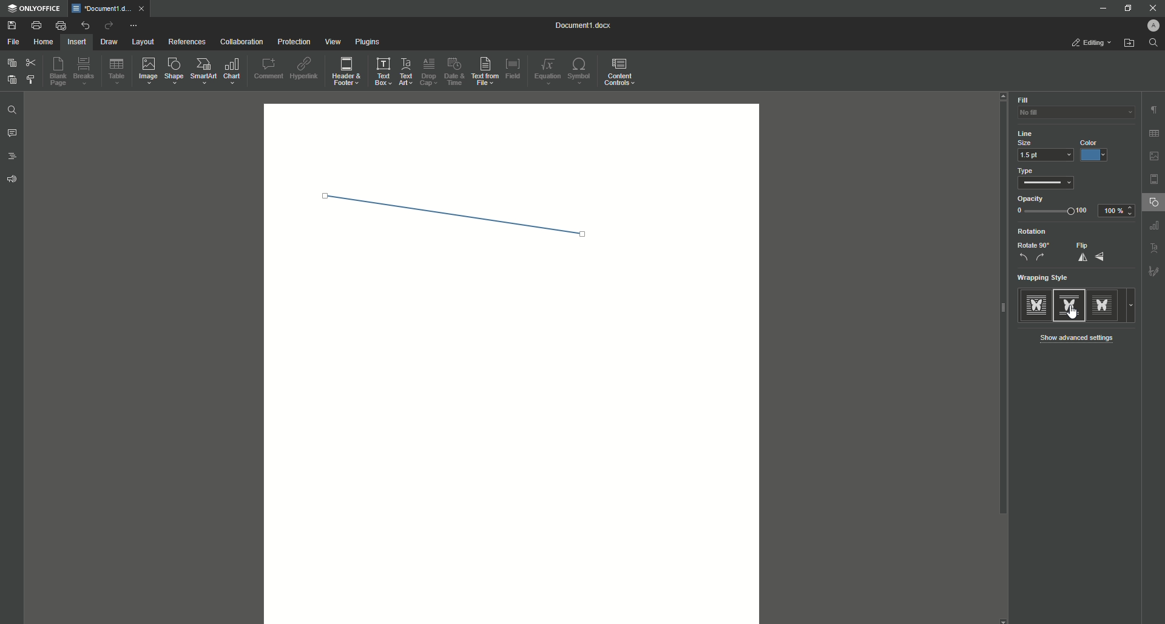 The height and width of the screenshot is (624, 1165). I want to click on Line, so click(444, 209).